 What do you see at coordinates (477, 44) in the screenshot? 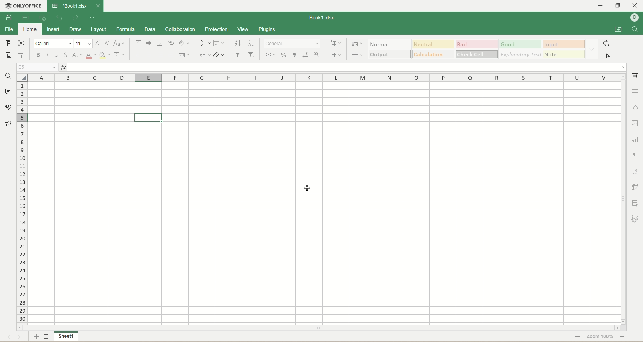
I see `bad` at bounding box center [477, 44].